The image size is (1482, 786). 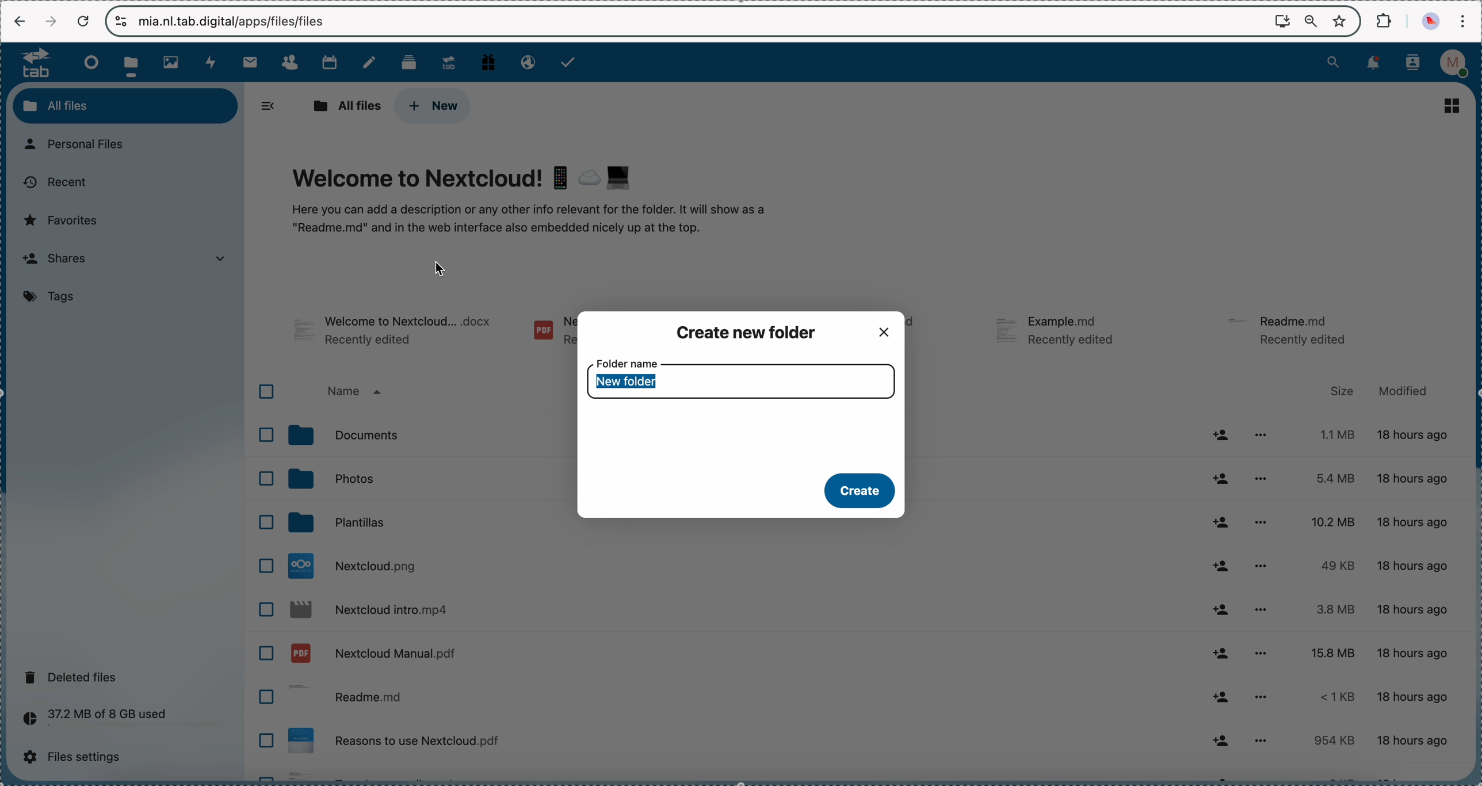 What do you see at coordinates (1371, 63) in the screenshot?
I see `notifications` at bounding box center [1371, 63].